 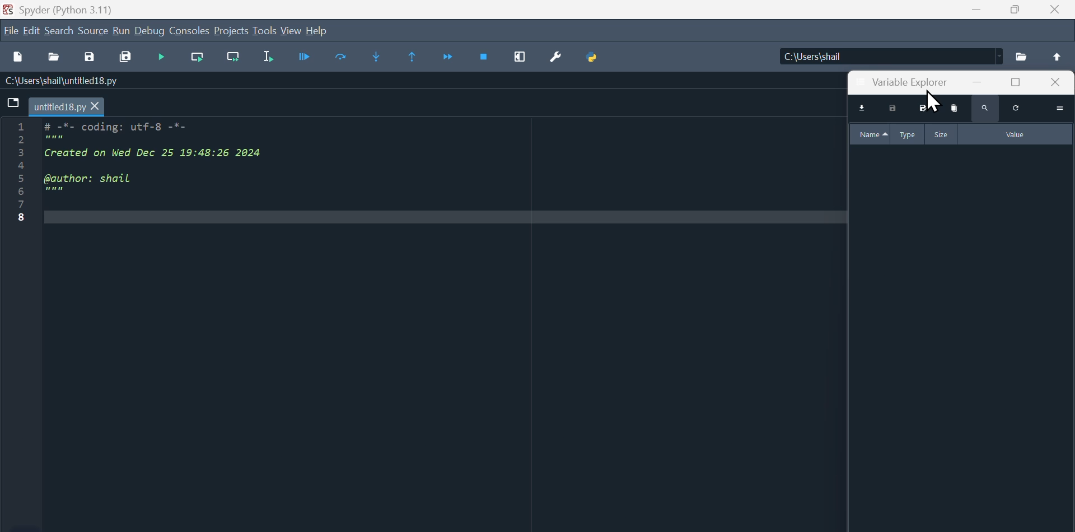 I want to click on Run Selection, so click(x=274, y=60).